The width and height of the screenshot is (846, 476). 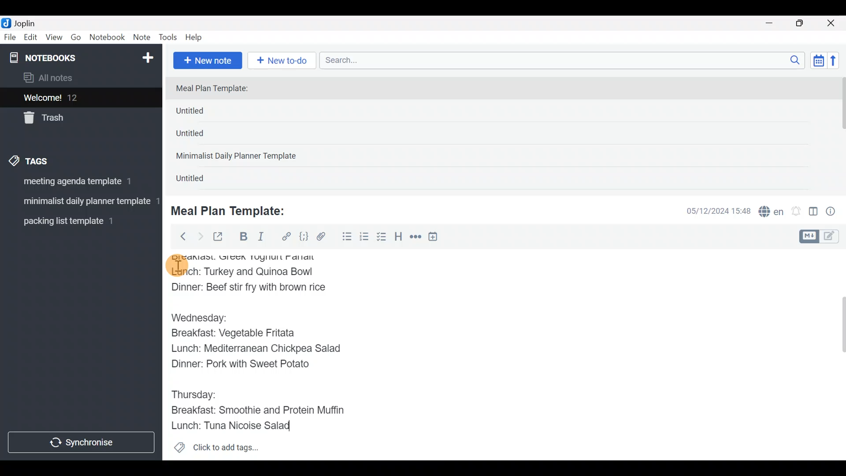 I want to click on Joplin, so click(x=30, y=22).